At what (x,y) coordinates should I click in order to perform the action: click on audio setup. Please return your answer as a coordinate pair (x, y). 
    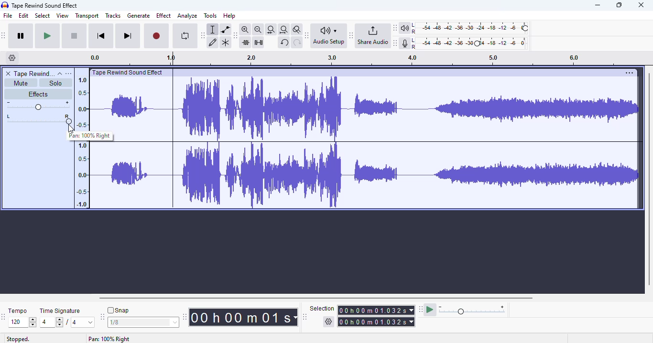
    Looking at the image, I should click on (330, 36).